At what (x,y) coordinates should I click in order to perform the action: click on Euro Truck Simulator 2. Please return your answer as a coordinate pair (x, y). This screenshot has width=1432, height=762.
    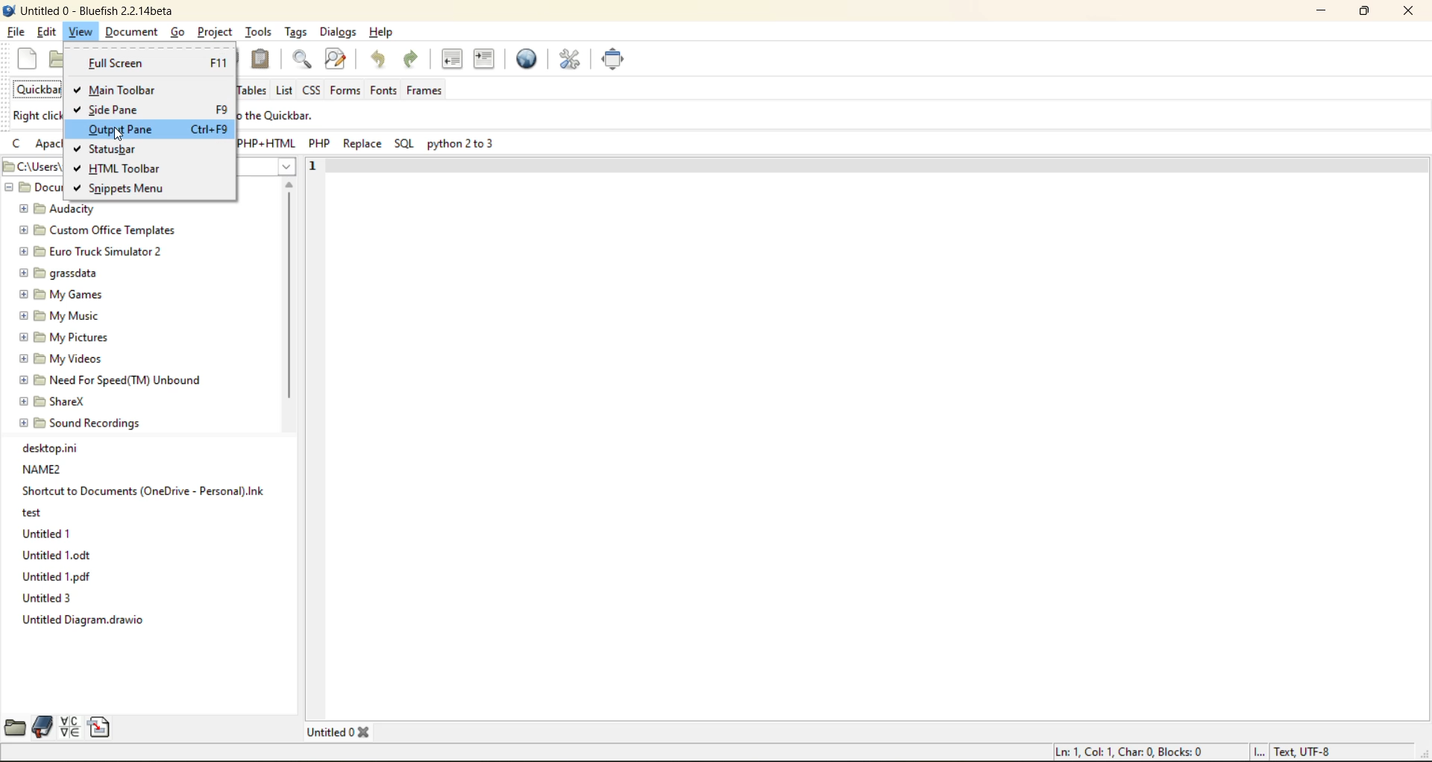
    Looking at the image, I should click on (92, 251).